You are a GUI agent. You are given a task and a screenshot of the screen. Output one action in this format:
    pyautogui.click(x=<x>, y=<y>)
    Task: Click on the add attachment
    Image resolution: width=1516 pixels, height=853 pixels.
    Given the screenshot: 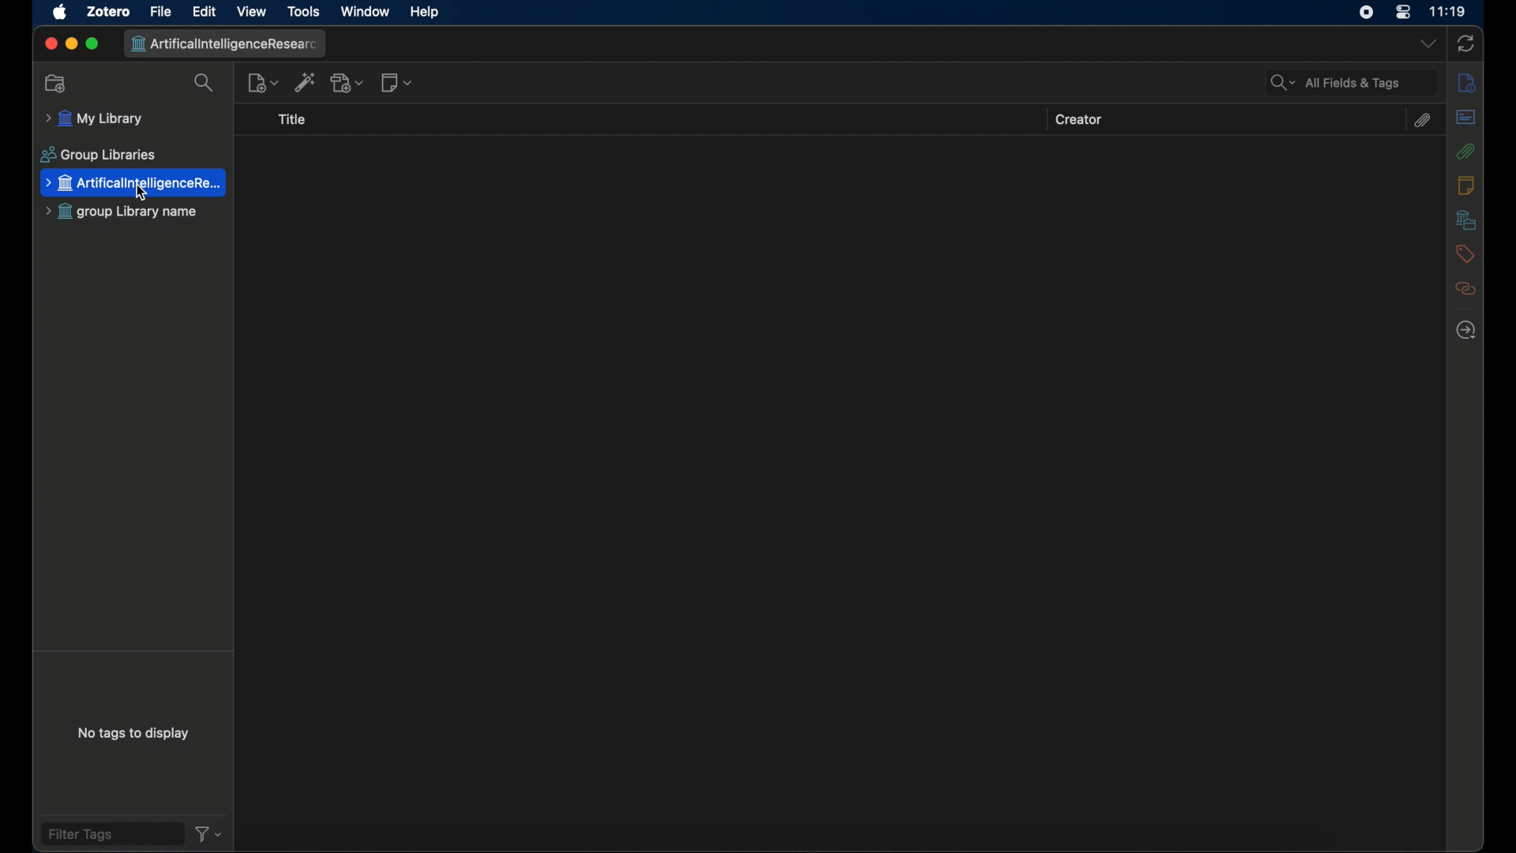 What is the action you would take?
    pyautogui.click(x=348, y=83)
    